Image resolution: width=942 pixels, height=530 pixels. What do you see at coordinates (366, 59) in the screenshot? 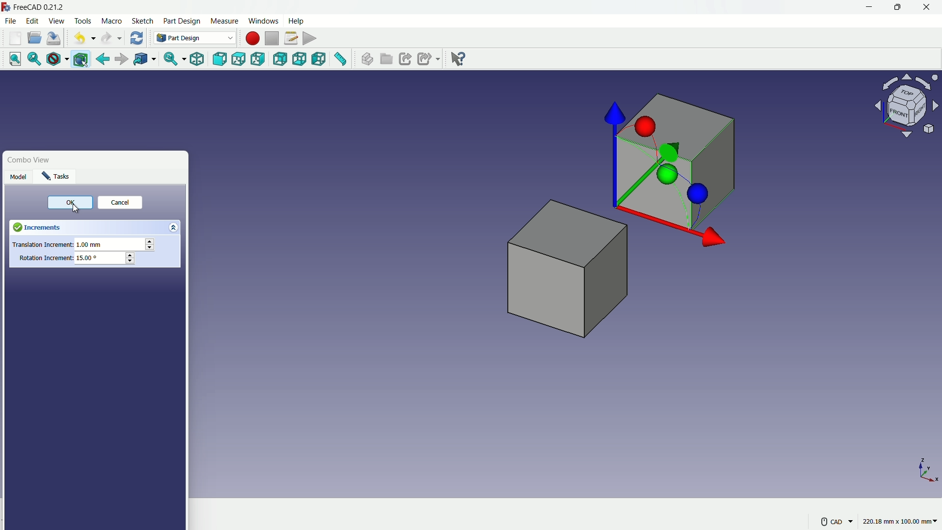
I see `create part` at bounding box center [366, 59].